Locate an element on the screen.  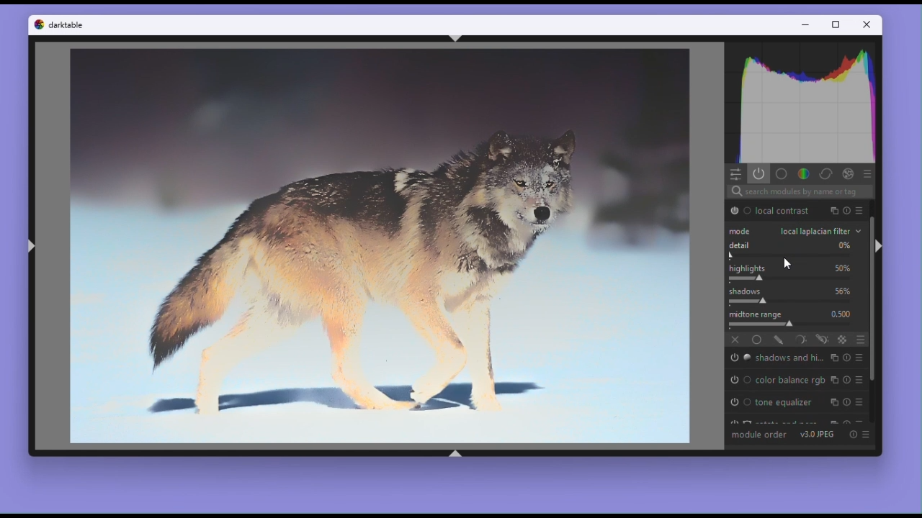
Minimize is located at coordinates (805, 23).